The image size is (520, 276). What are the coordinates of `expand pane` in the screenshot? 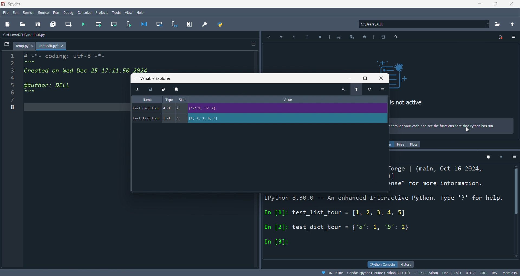 It's located at (190, 24).